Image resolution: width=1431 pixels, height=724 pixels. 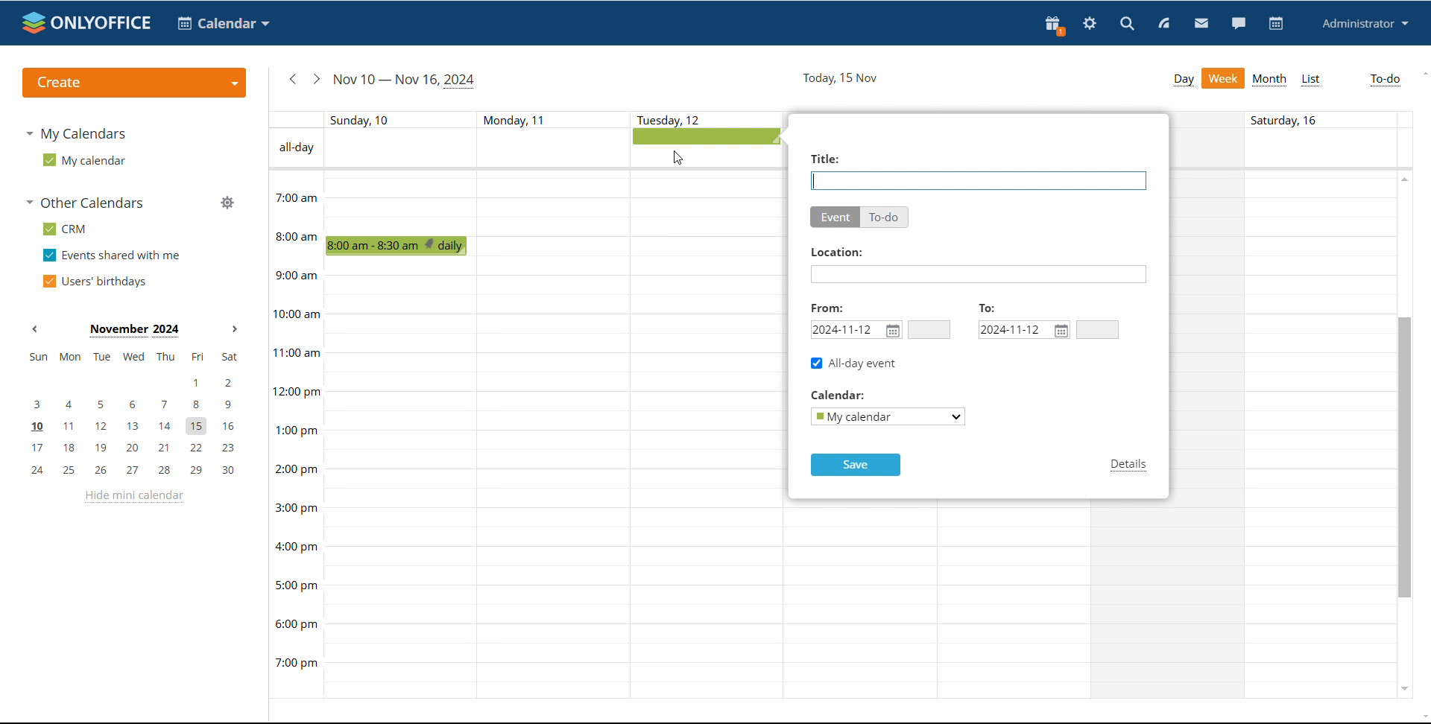 I want to click on start time, so click(x=932, y=329).